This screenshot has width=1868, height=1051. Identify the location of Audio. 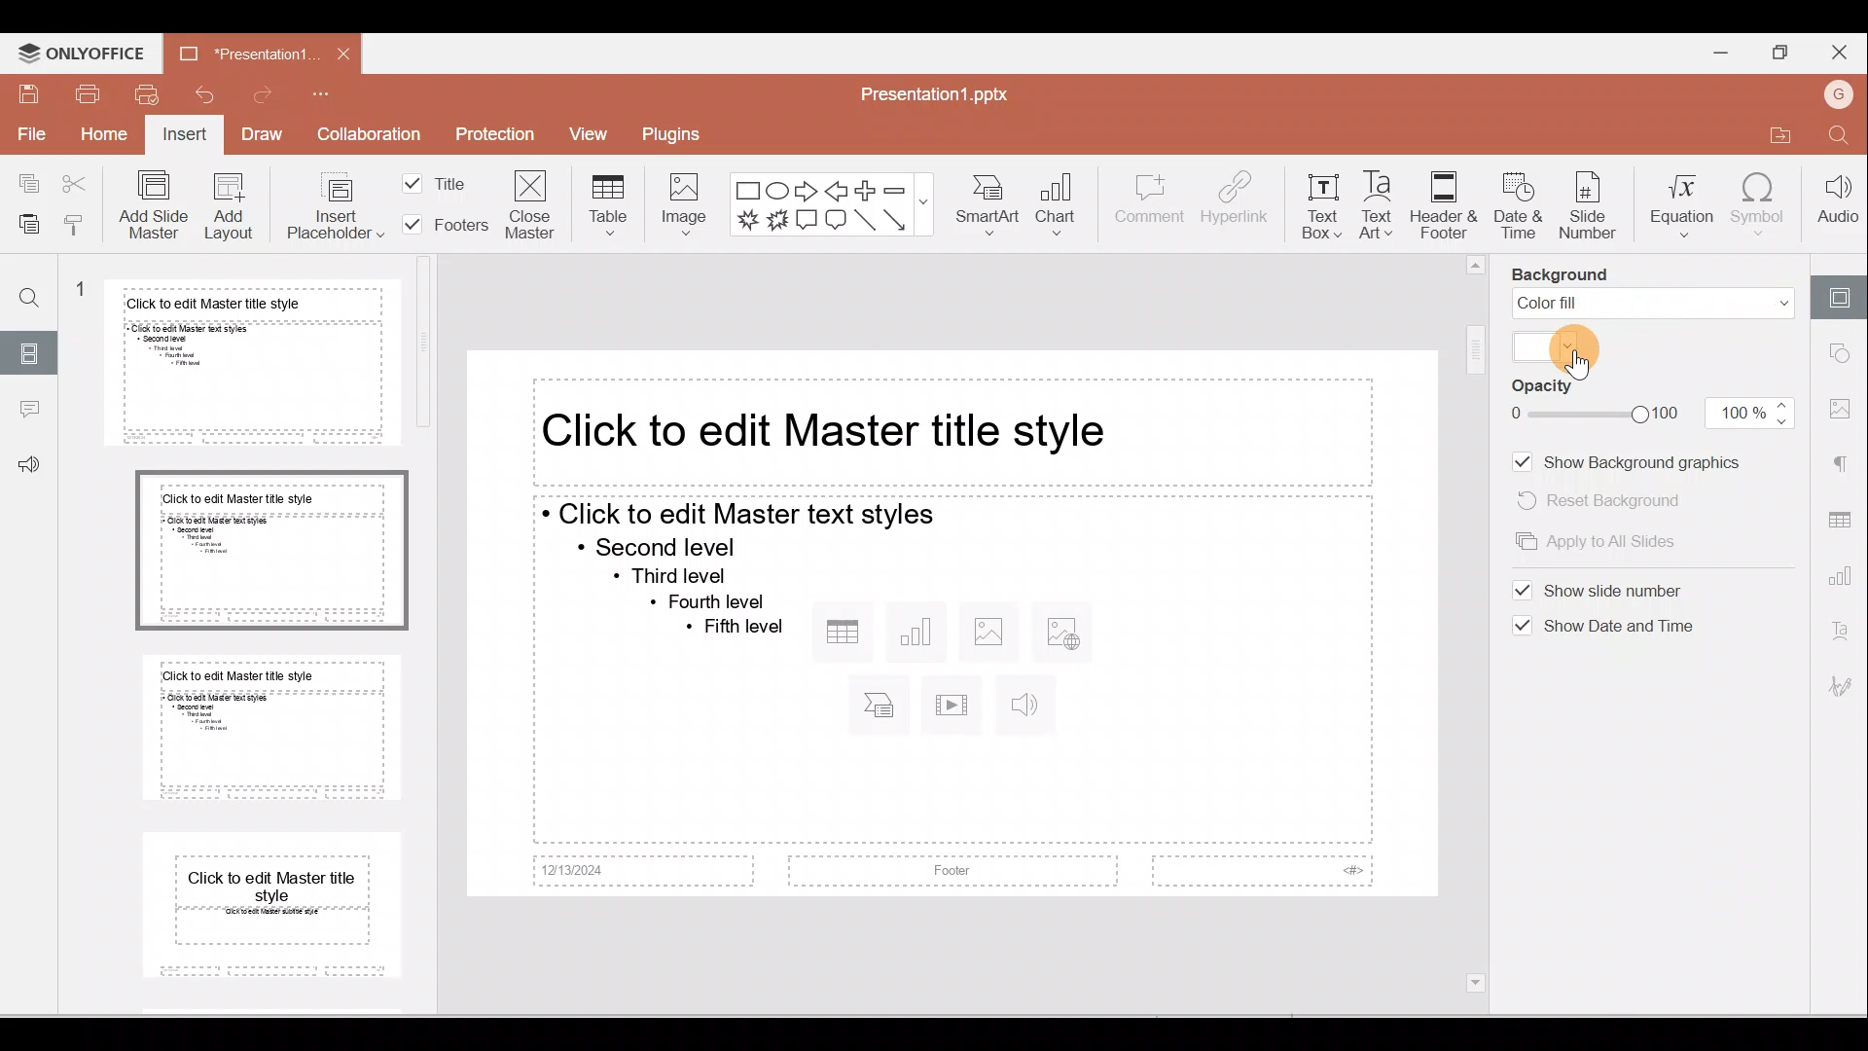
(1837, 204).